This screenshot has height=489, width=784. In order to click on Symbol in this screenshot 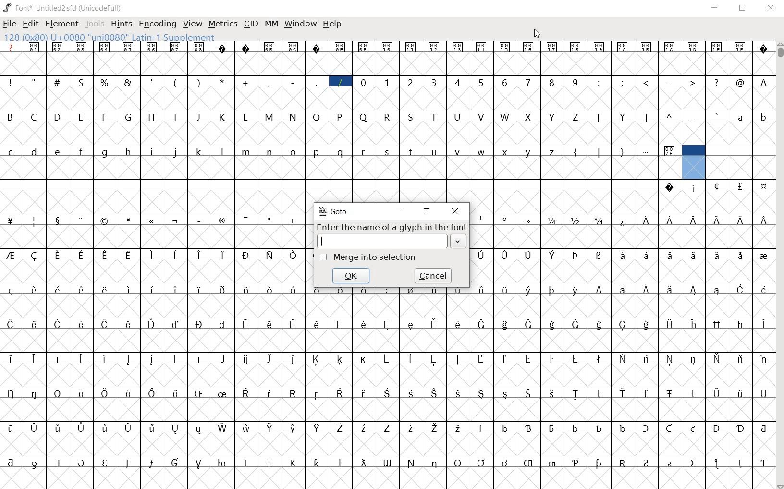, I will do `click(577, 324)`.